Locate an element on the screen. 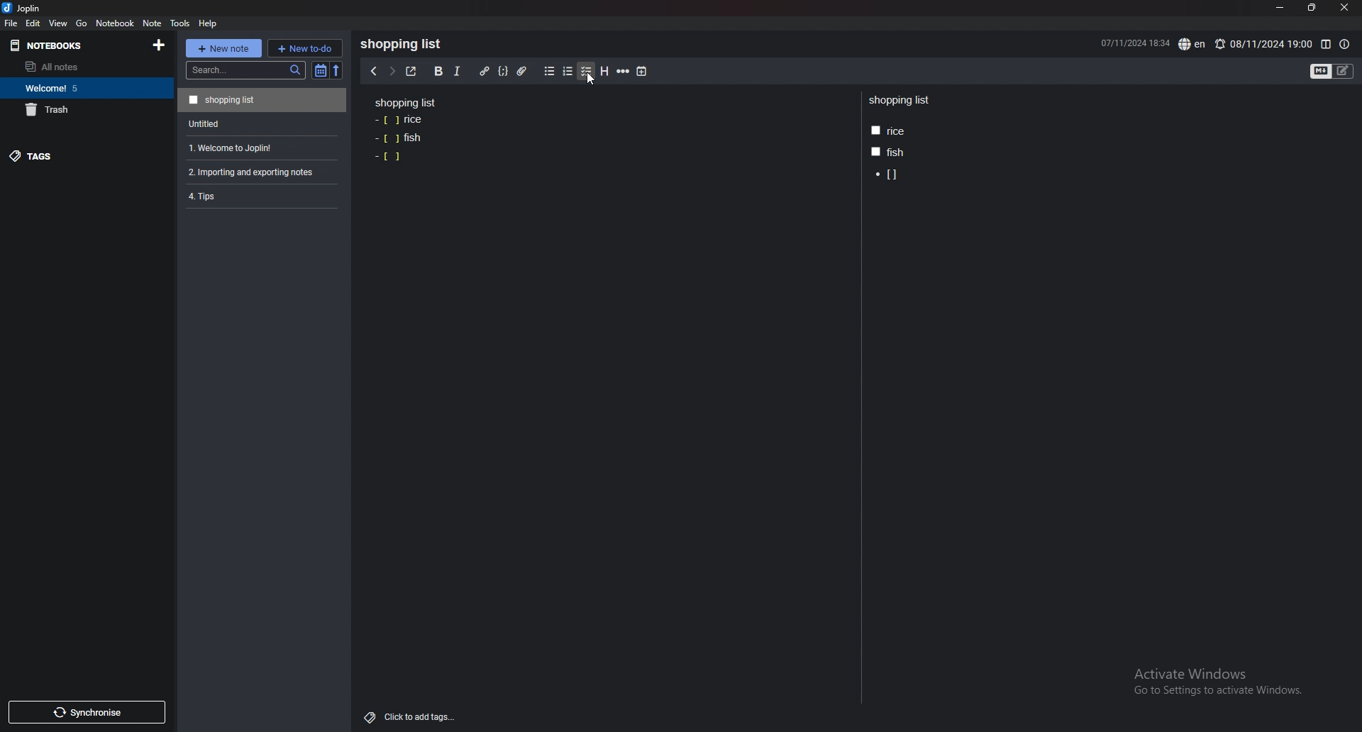 This screenshot has height=732, width=1362. hyperlink is located at coordinates (485, 72).